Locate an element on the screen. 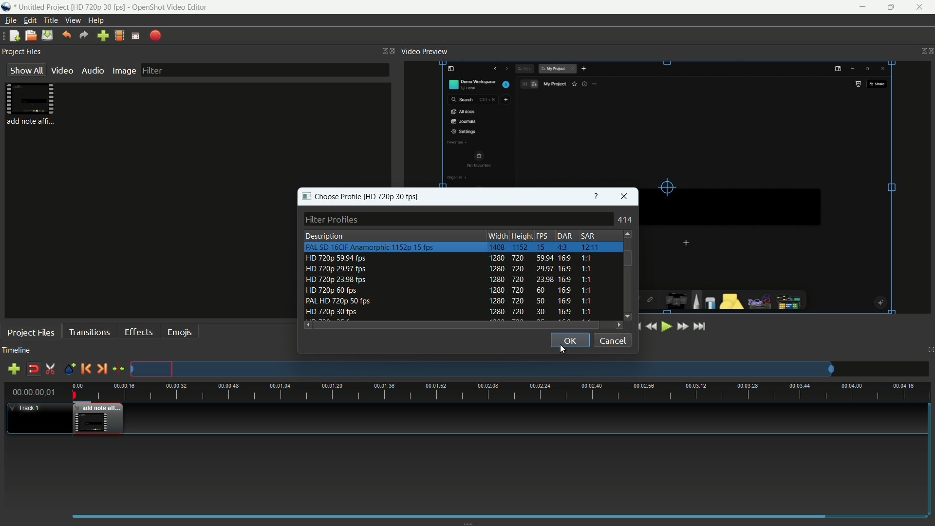  fast forward is located at coordinates (682, 326).